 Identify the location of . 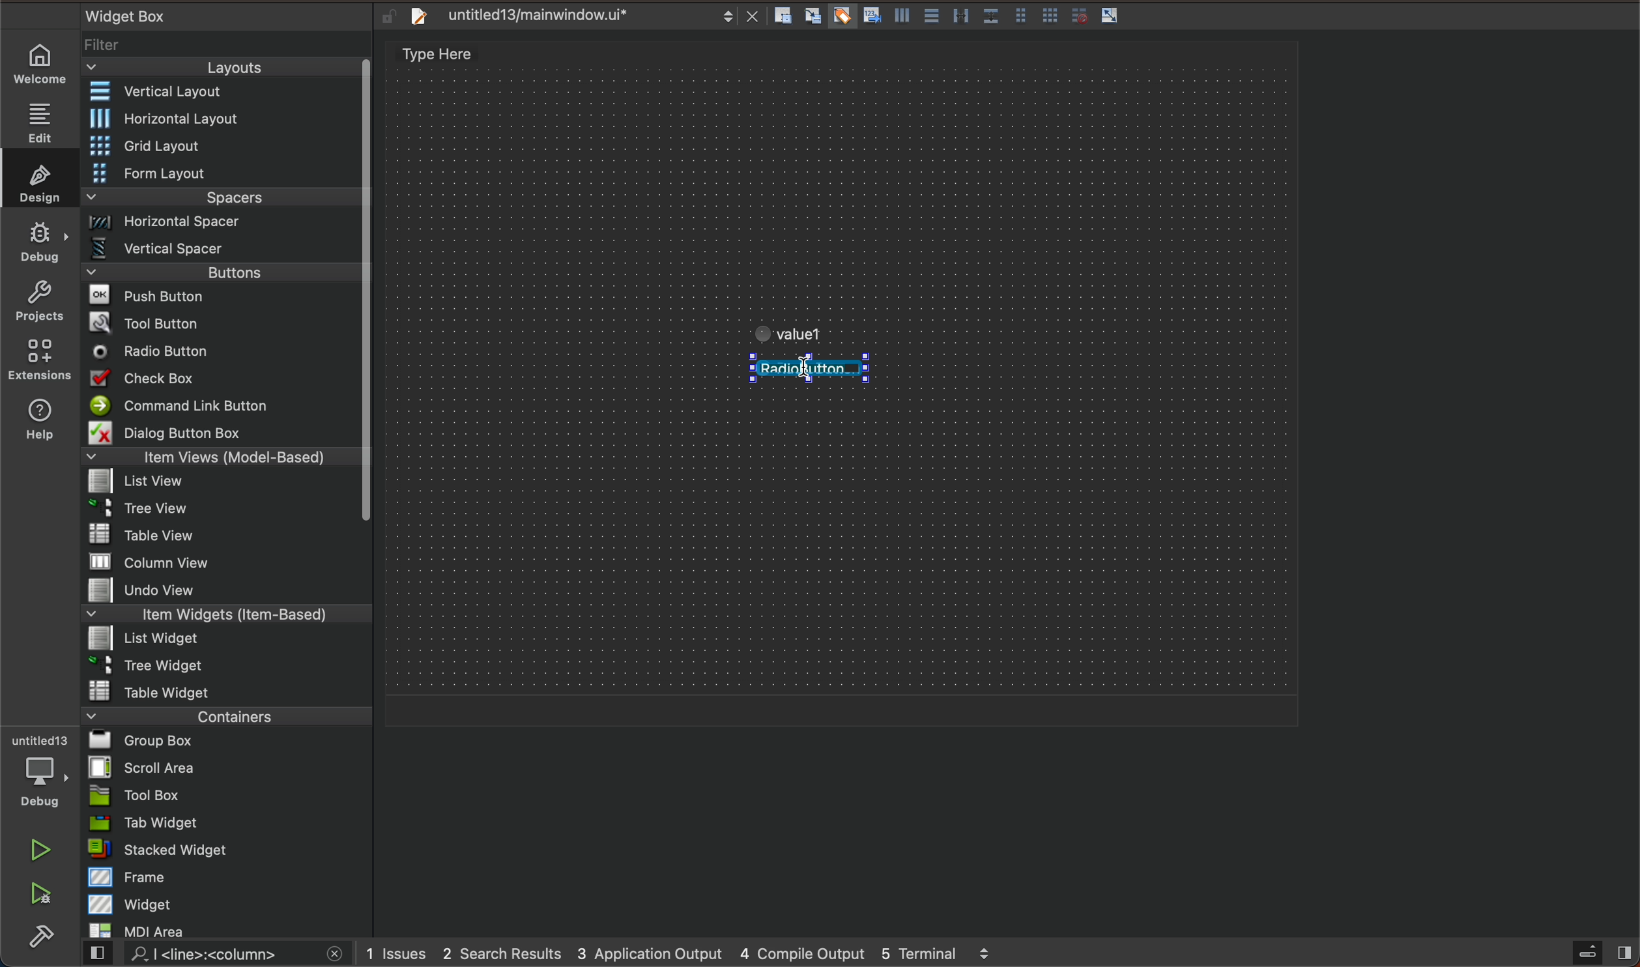
(900, 18).